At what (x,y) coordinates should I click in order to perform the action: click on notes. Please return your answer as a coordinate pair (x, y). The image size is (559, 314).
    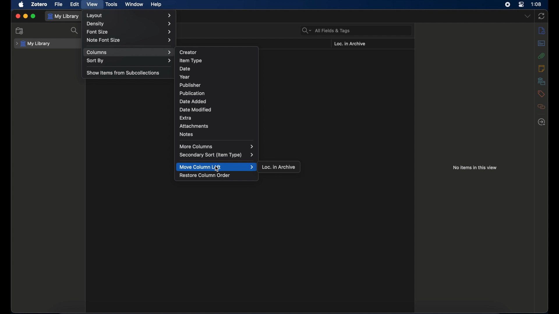
    Looking at the image, I should click on (187, 134).